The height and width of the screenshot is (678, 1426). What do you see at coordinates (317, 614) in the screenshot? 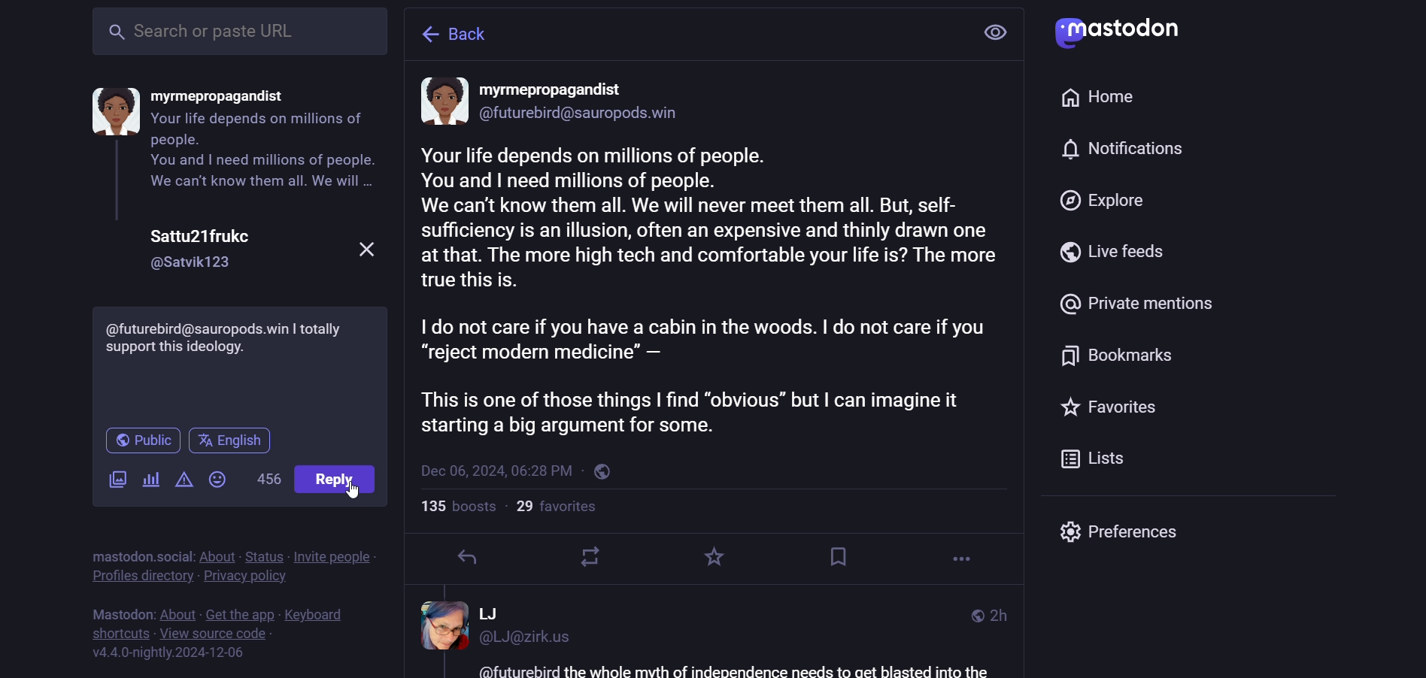
I see `keyboard` at bounding box center [317, 614].